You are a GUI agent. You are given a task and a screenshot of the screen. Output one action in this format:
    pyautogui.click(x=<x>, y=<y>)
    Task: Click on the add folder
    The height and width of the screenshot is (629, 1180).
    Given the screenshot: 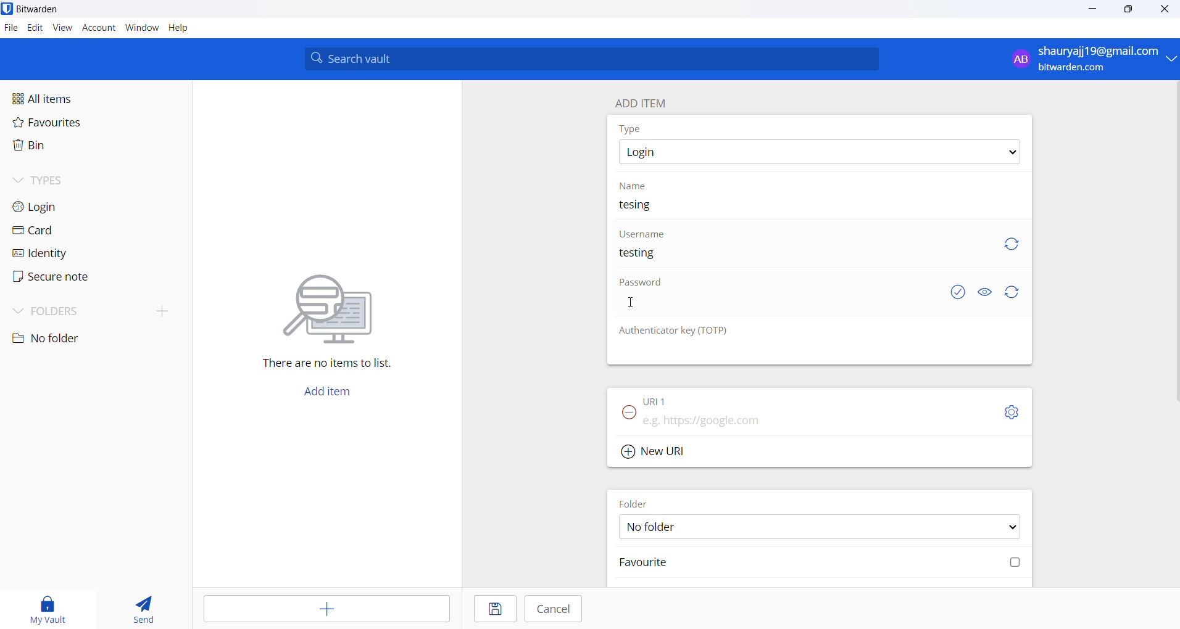 What is the action you would take?
    pyautogui.click(x=157, y=310)
    